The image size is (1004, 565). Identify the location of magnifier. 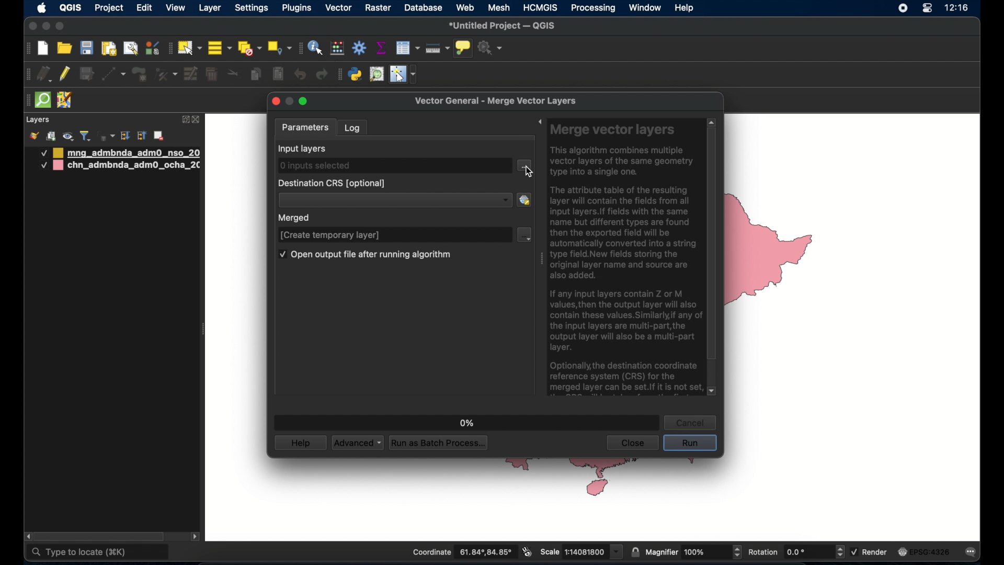
(694, 552).